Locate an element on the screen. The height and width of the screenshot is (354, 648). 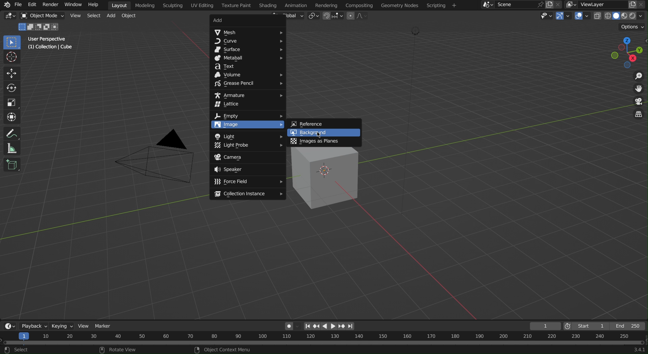
Show Overlays is located at coordinates (582, 17).